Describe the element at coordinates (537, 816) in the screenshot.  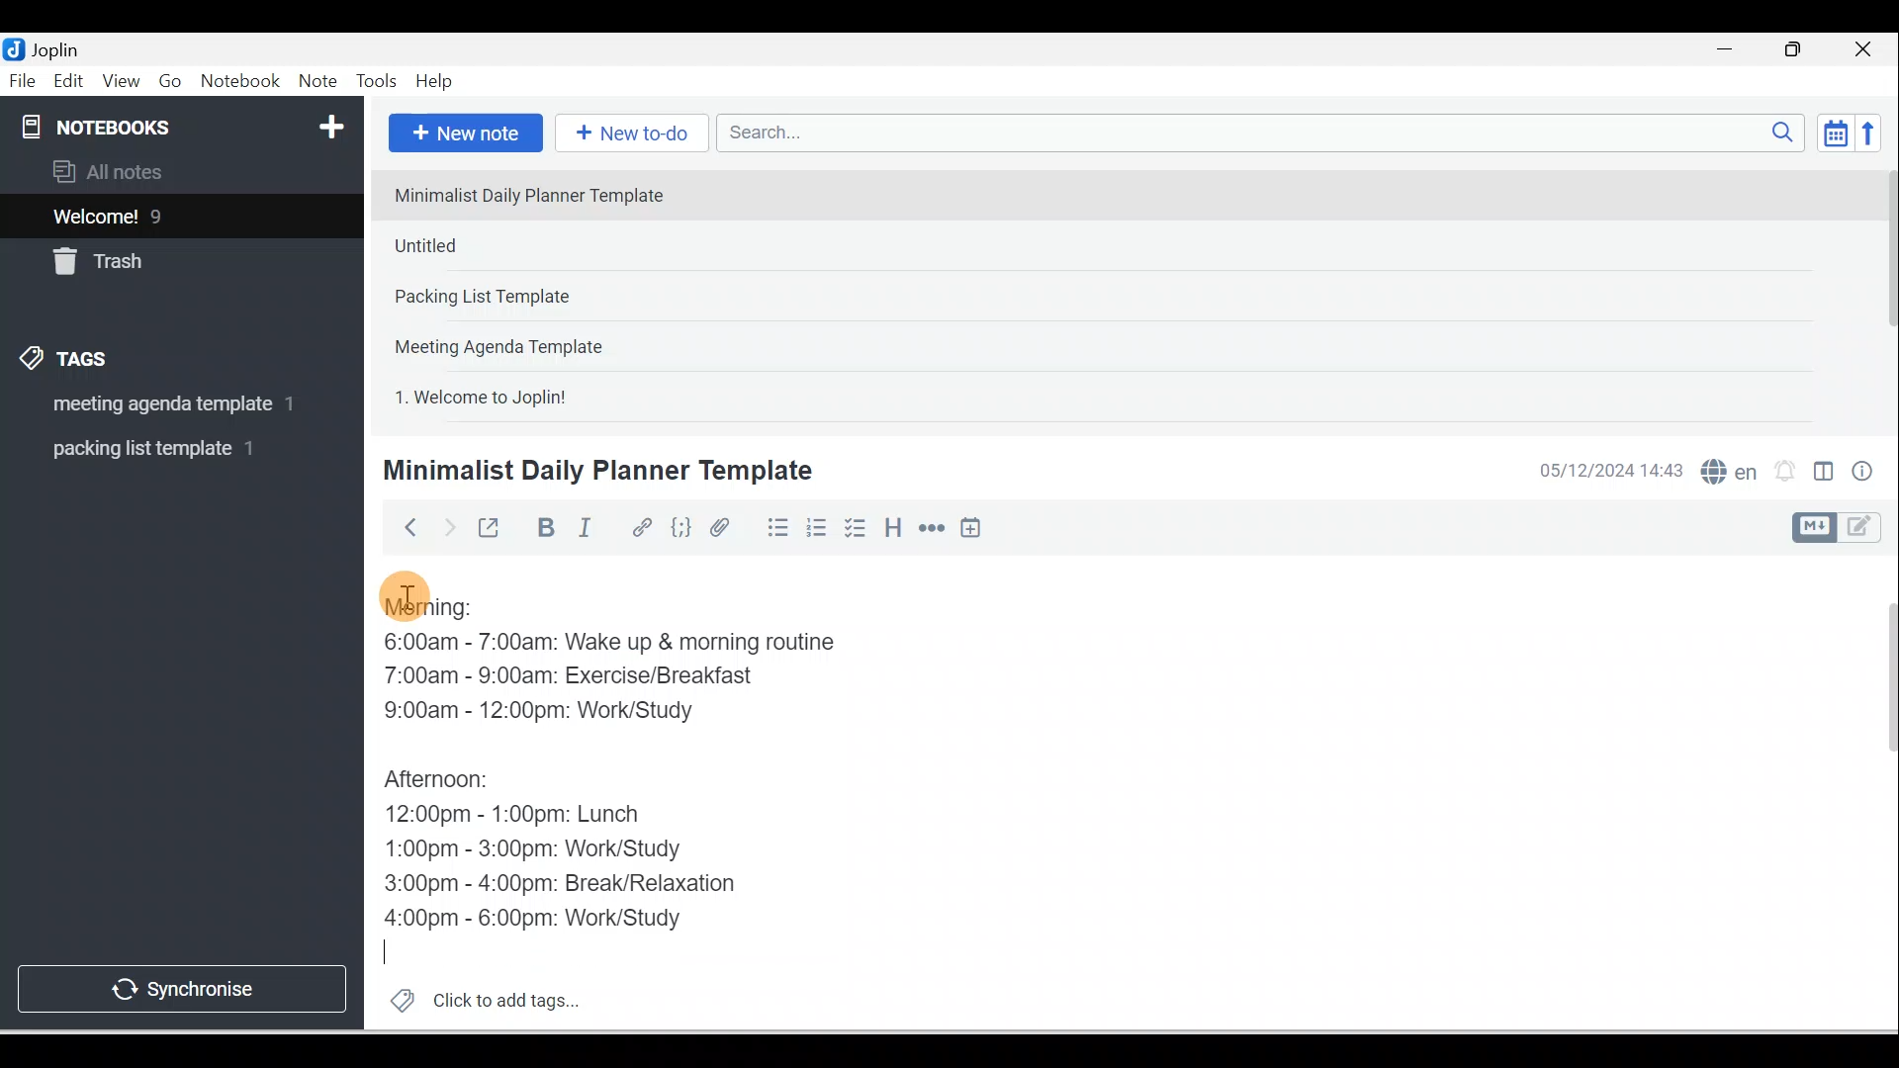
I see `12:00pm - 1:00pm: Lunch` at that location.